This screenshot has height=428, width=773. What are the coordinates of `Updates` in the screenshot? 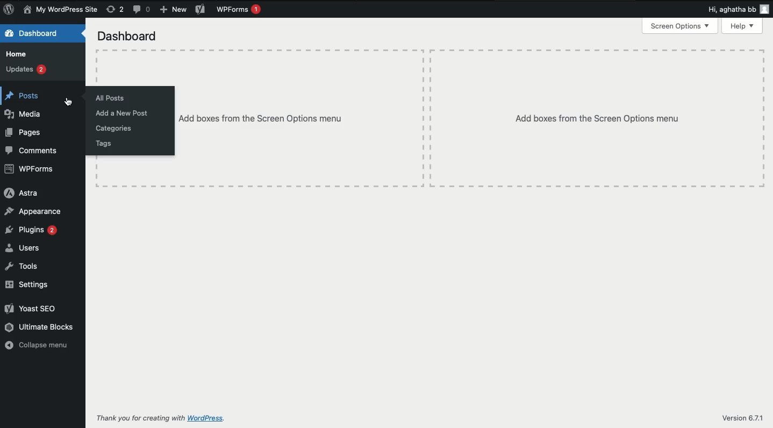 It's located at (26, 70).